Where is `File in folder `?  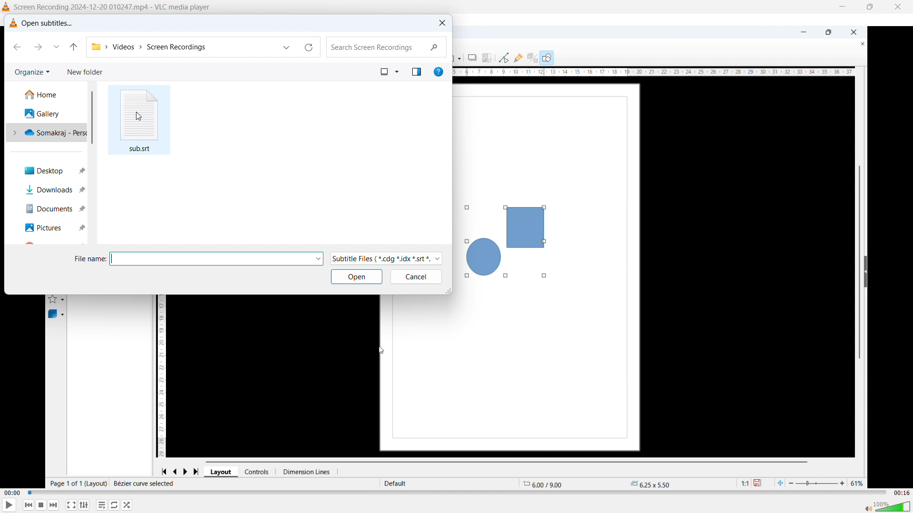
File in folder  is located at coordinates (139, 120).